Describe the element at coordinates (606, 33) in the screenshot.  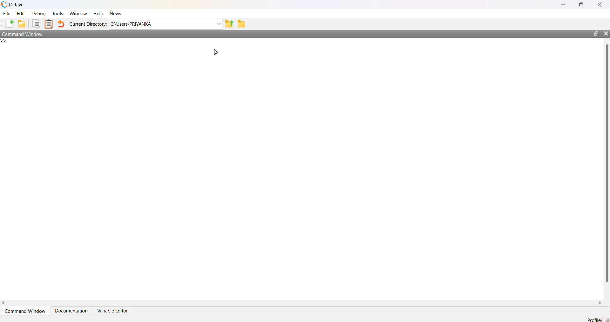
I see `close` at that location.